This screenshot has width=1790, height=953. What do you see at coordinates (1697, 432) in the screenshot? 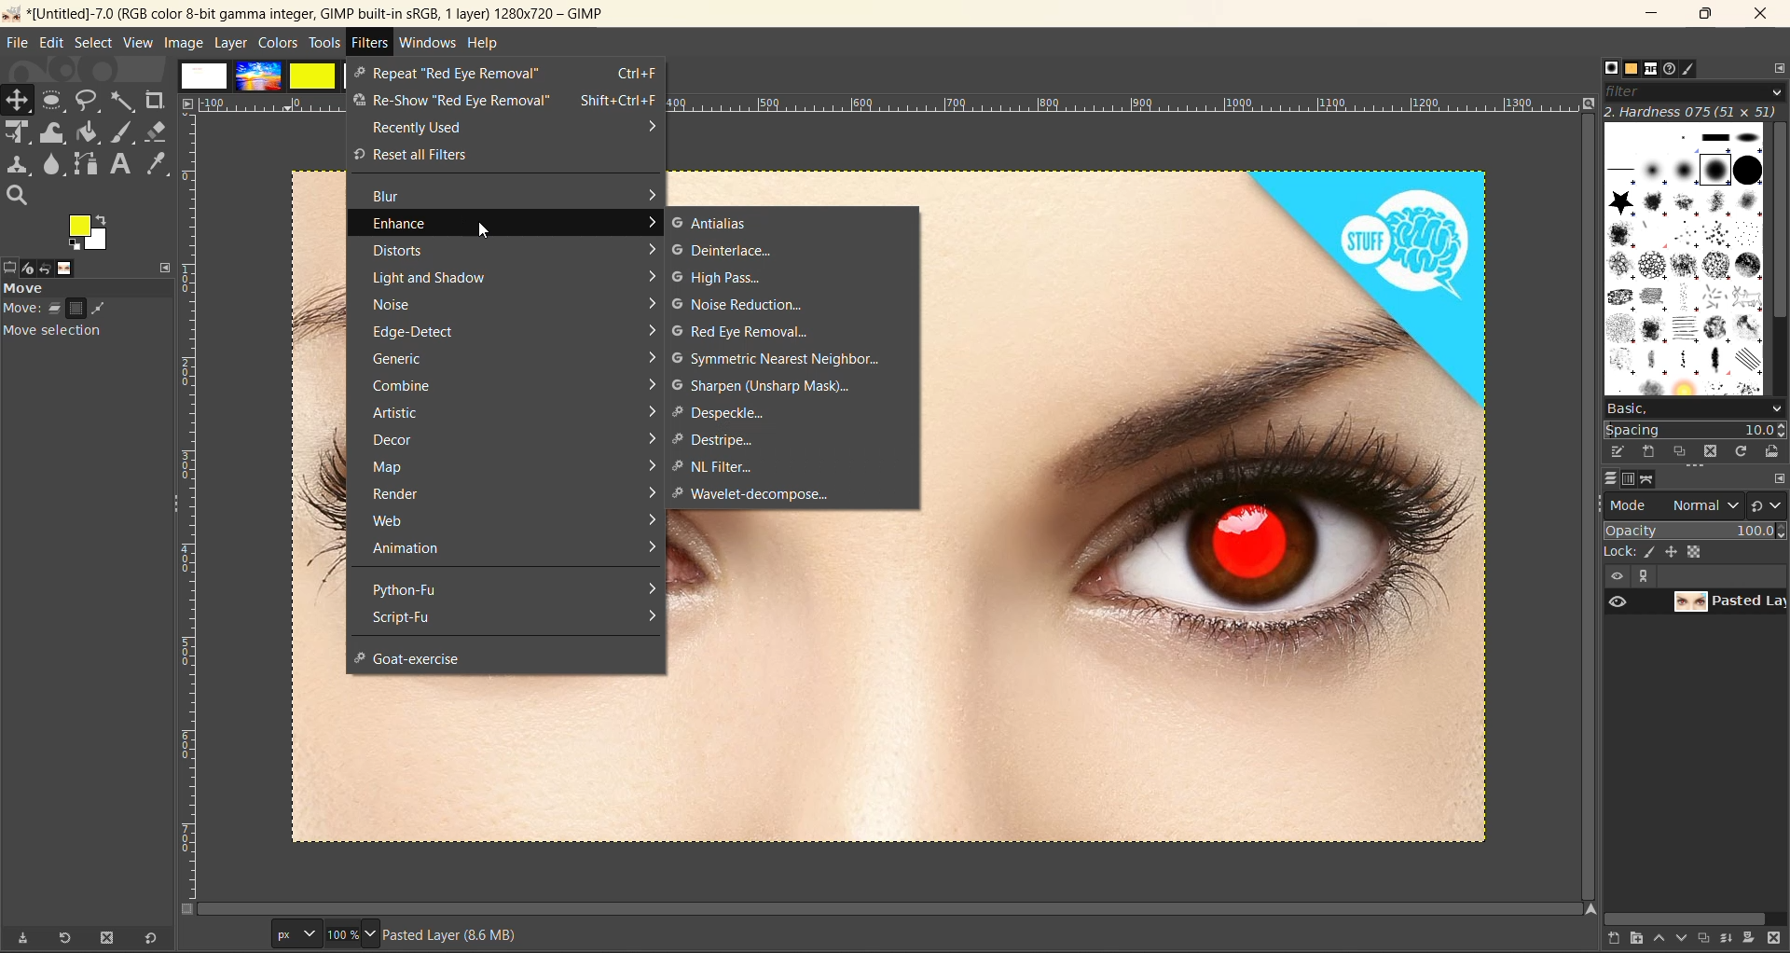
I see `spacing` at bounding box center [1697, 432].